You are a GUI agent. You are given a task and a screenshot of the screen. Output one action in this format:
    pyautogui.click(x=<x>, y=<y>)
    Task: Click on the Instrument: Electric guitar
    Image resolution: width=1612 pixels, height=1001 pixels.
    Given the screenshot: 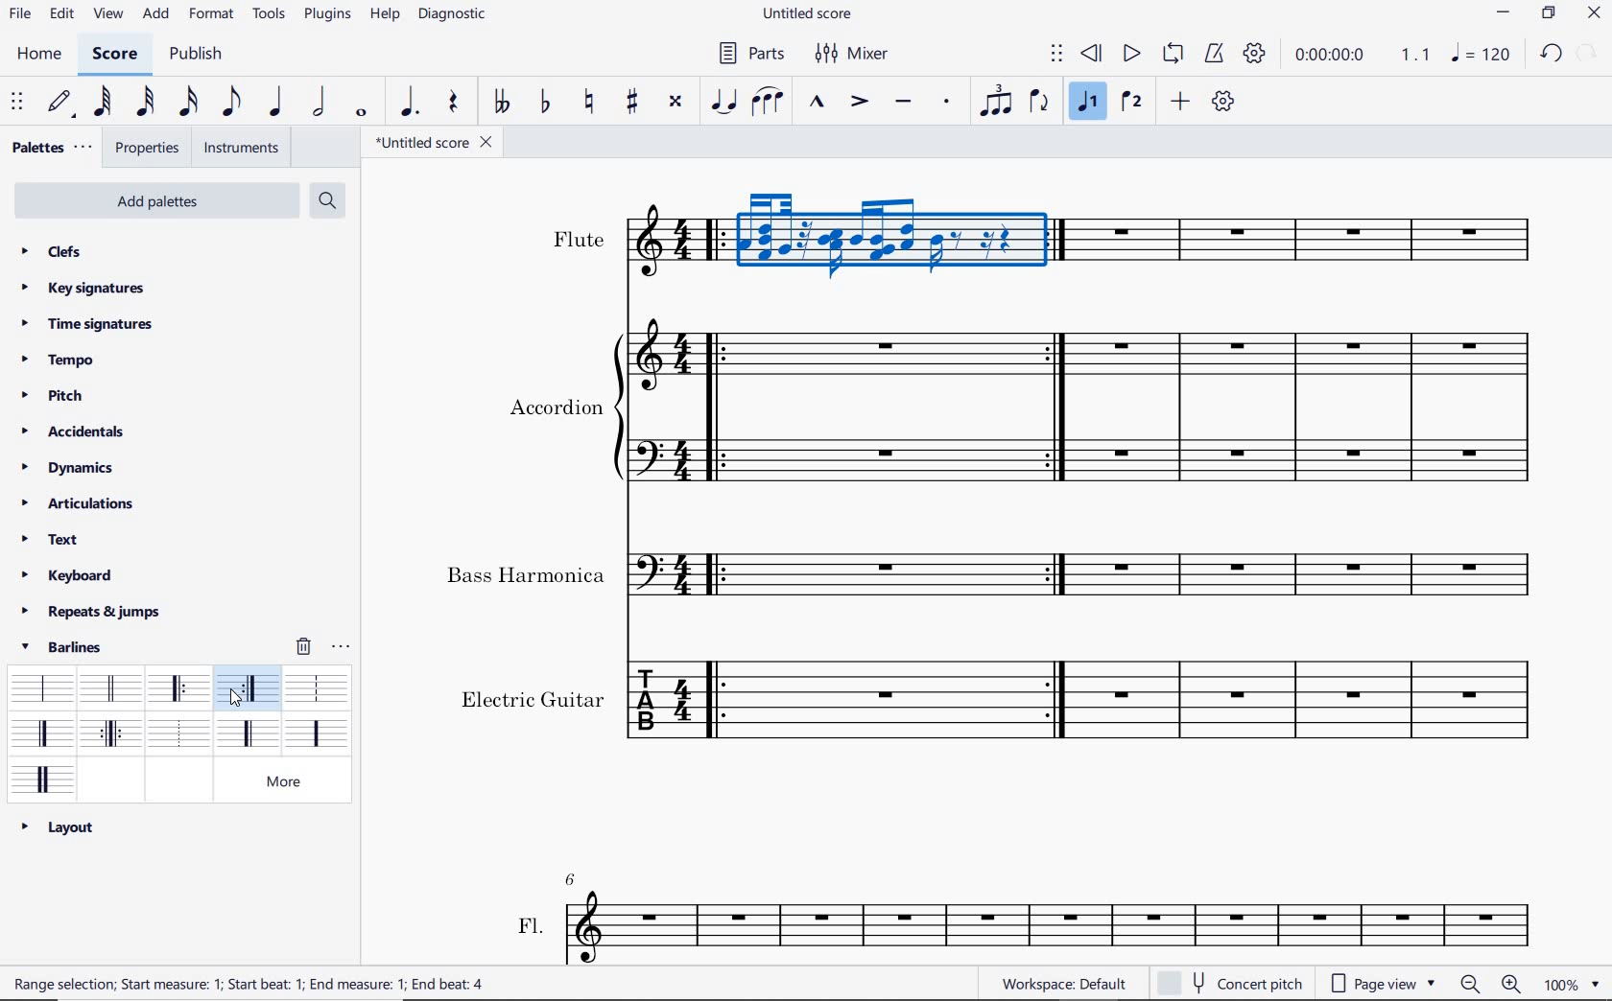 What is the action you would take?
    pyautogui.click(x=888, y=697)
    